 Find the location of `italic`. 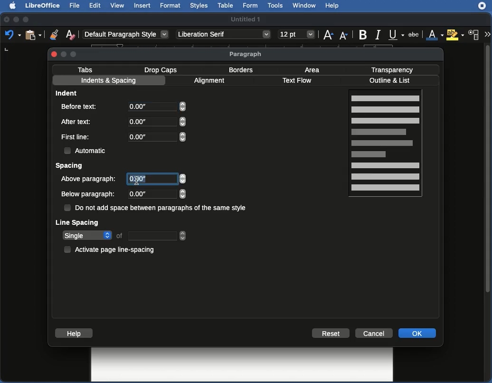

italic is located at coordinates (378, 34).